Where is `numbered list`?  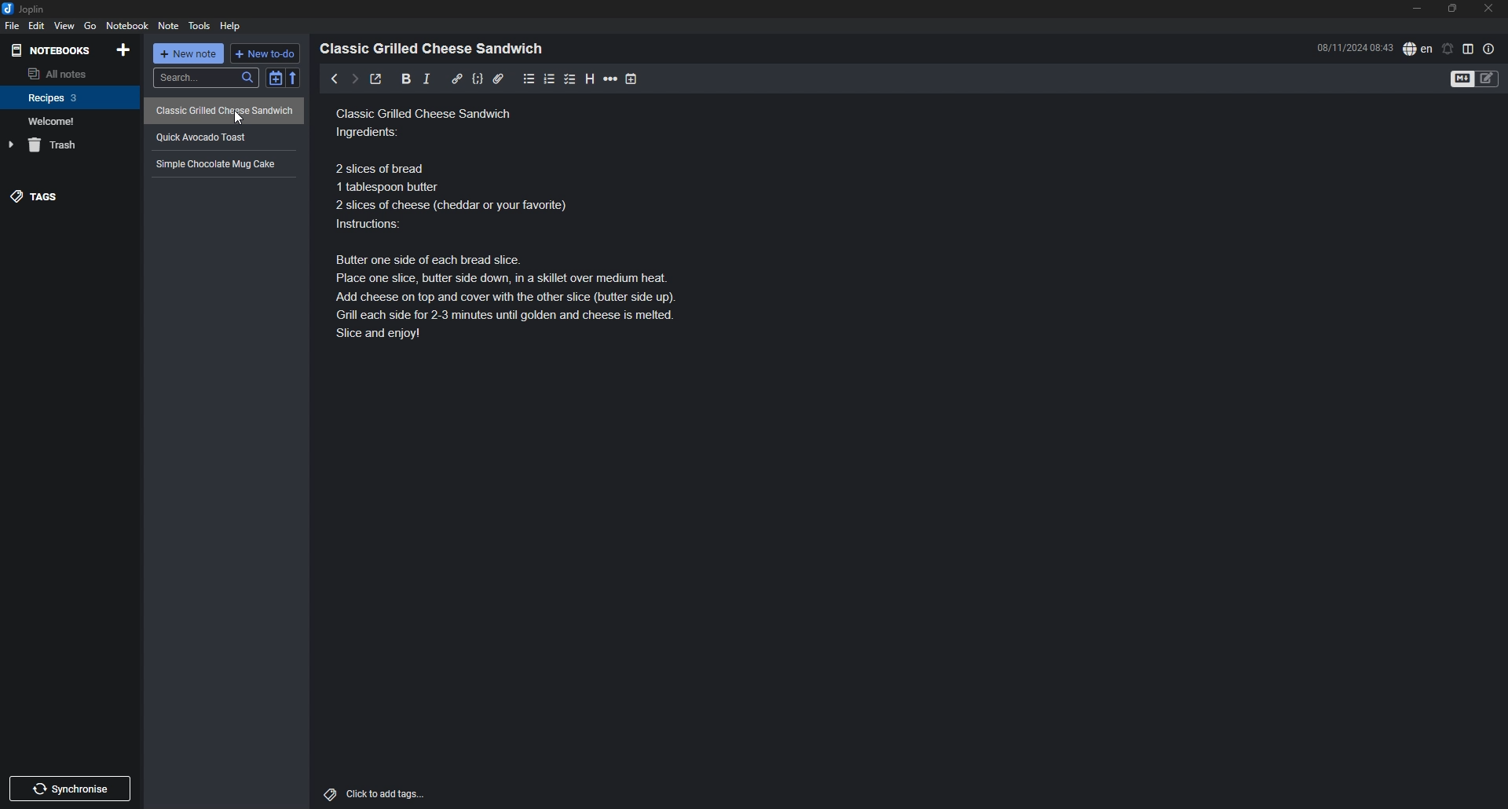 numbered list is located at coordinates (551, 79).